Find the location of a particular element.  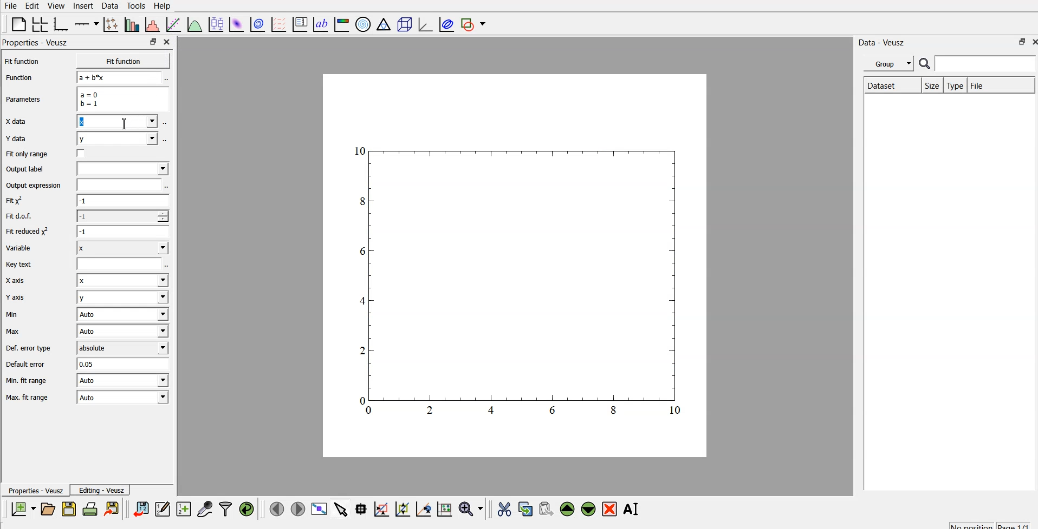

print is located at coordinates (90, 510).